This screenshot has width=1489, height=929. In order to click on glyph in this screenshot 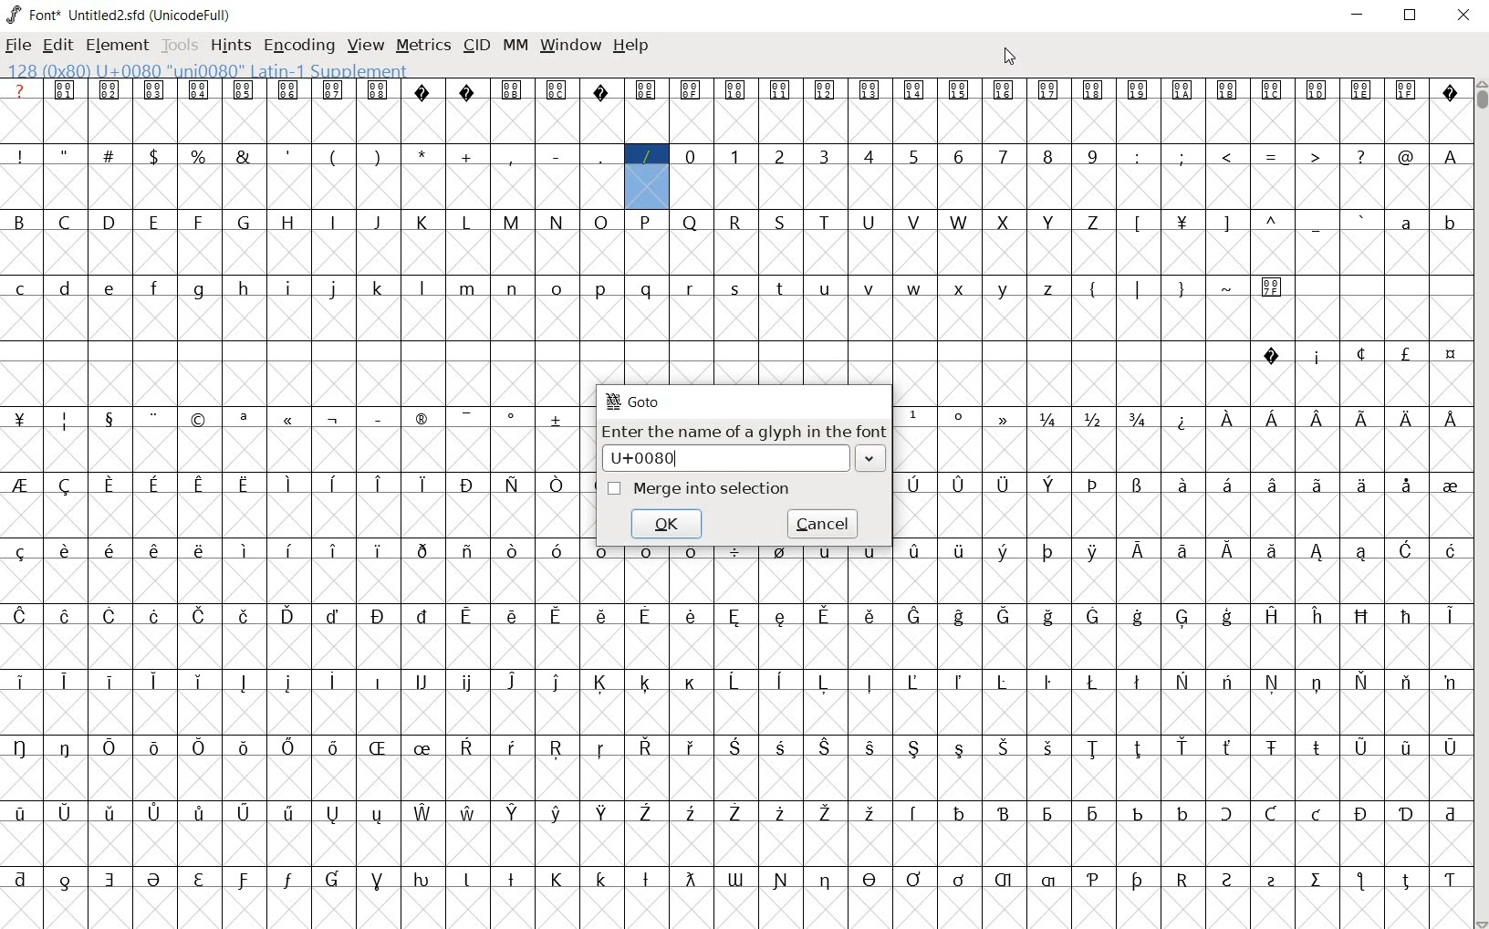, I will do `click(465, 419)`.